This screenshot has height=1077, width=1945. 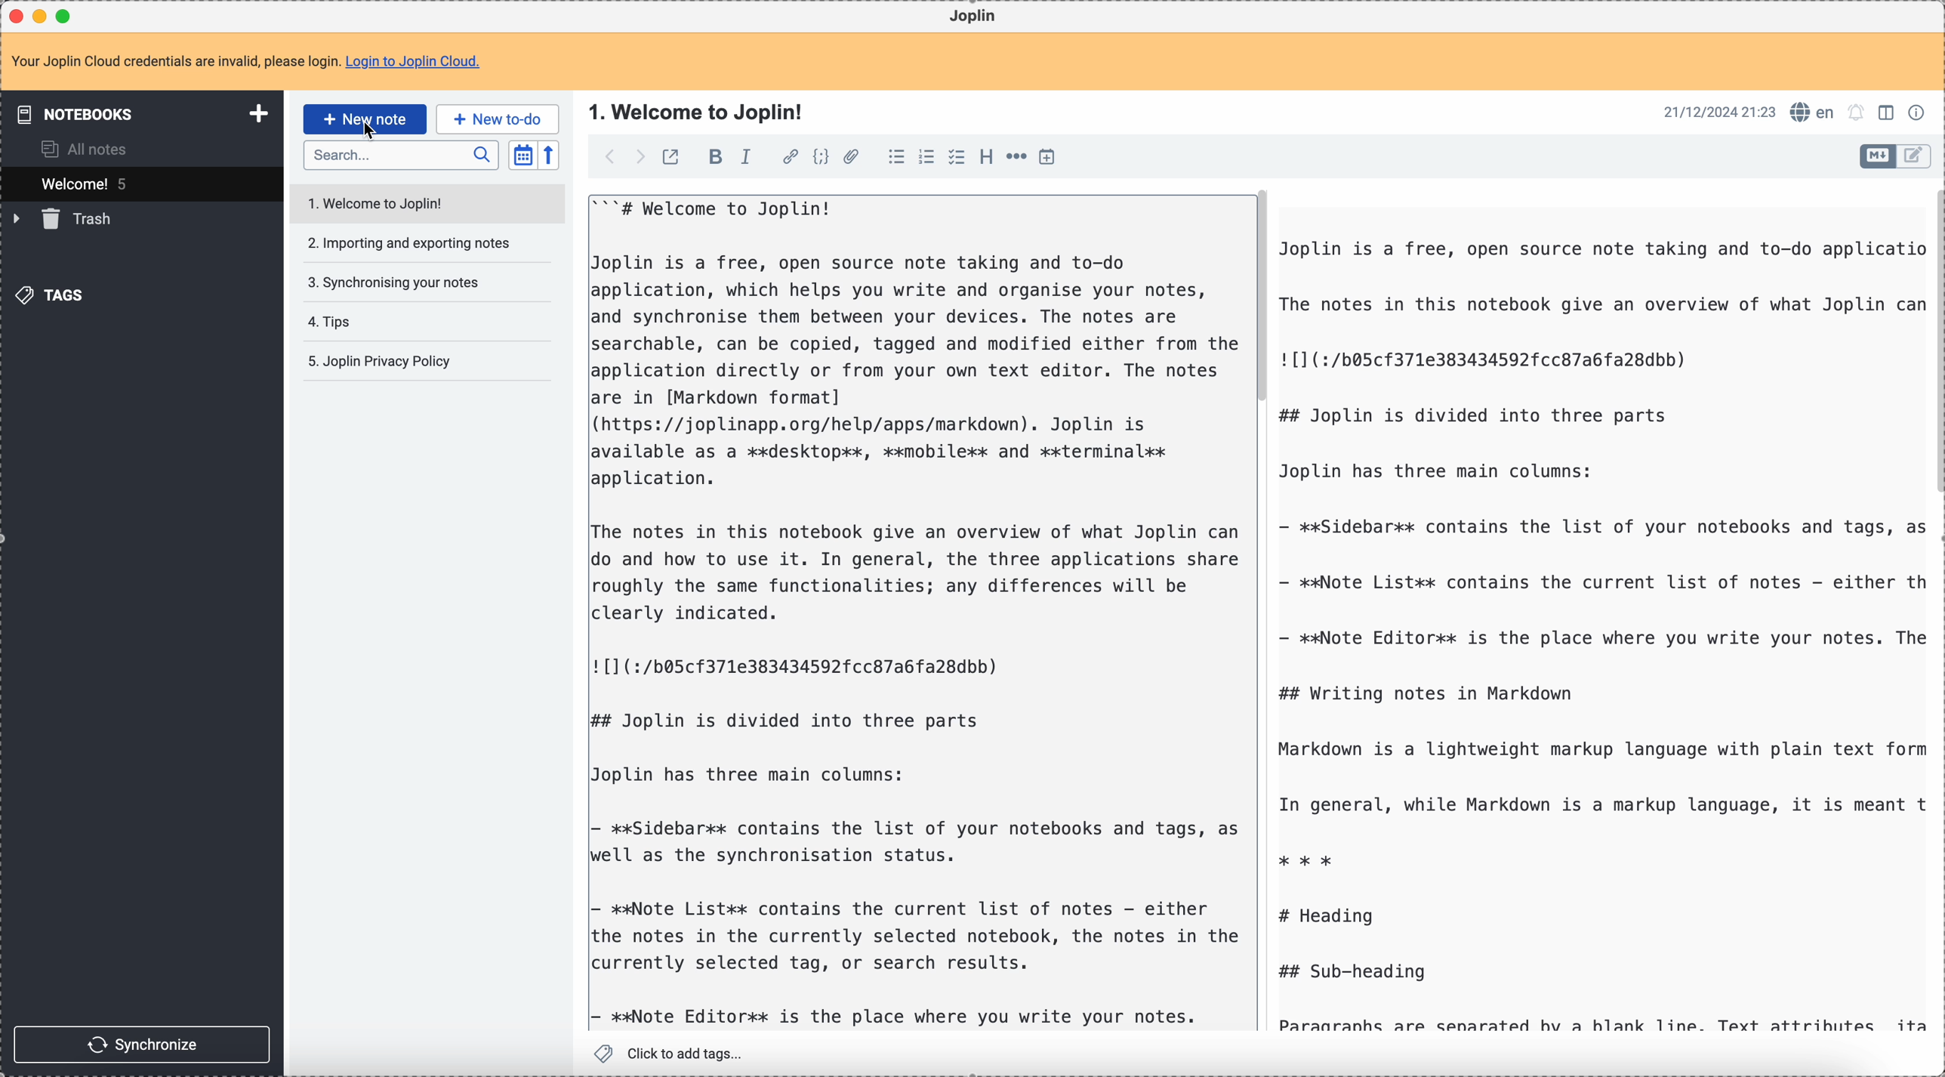 I want to click on title, so click(x=698, y=115).